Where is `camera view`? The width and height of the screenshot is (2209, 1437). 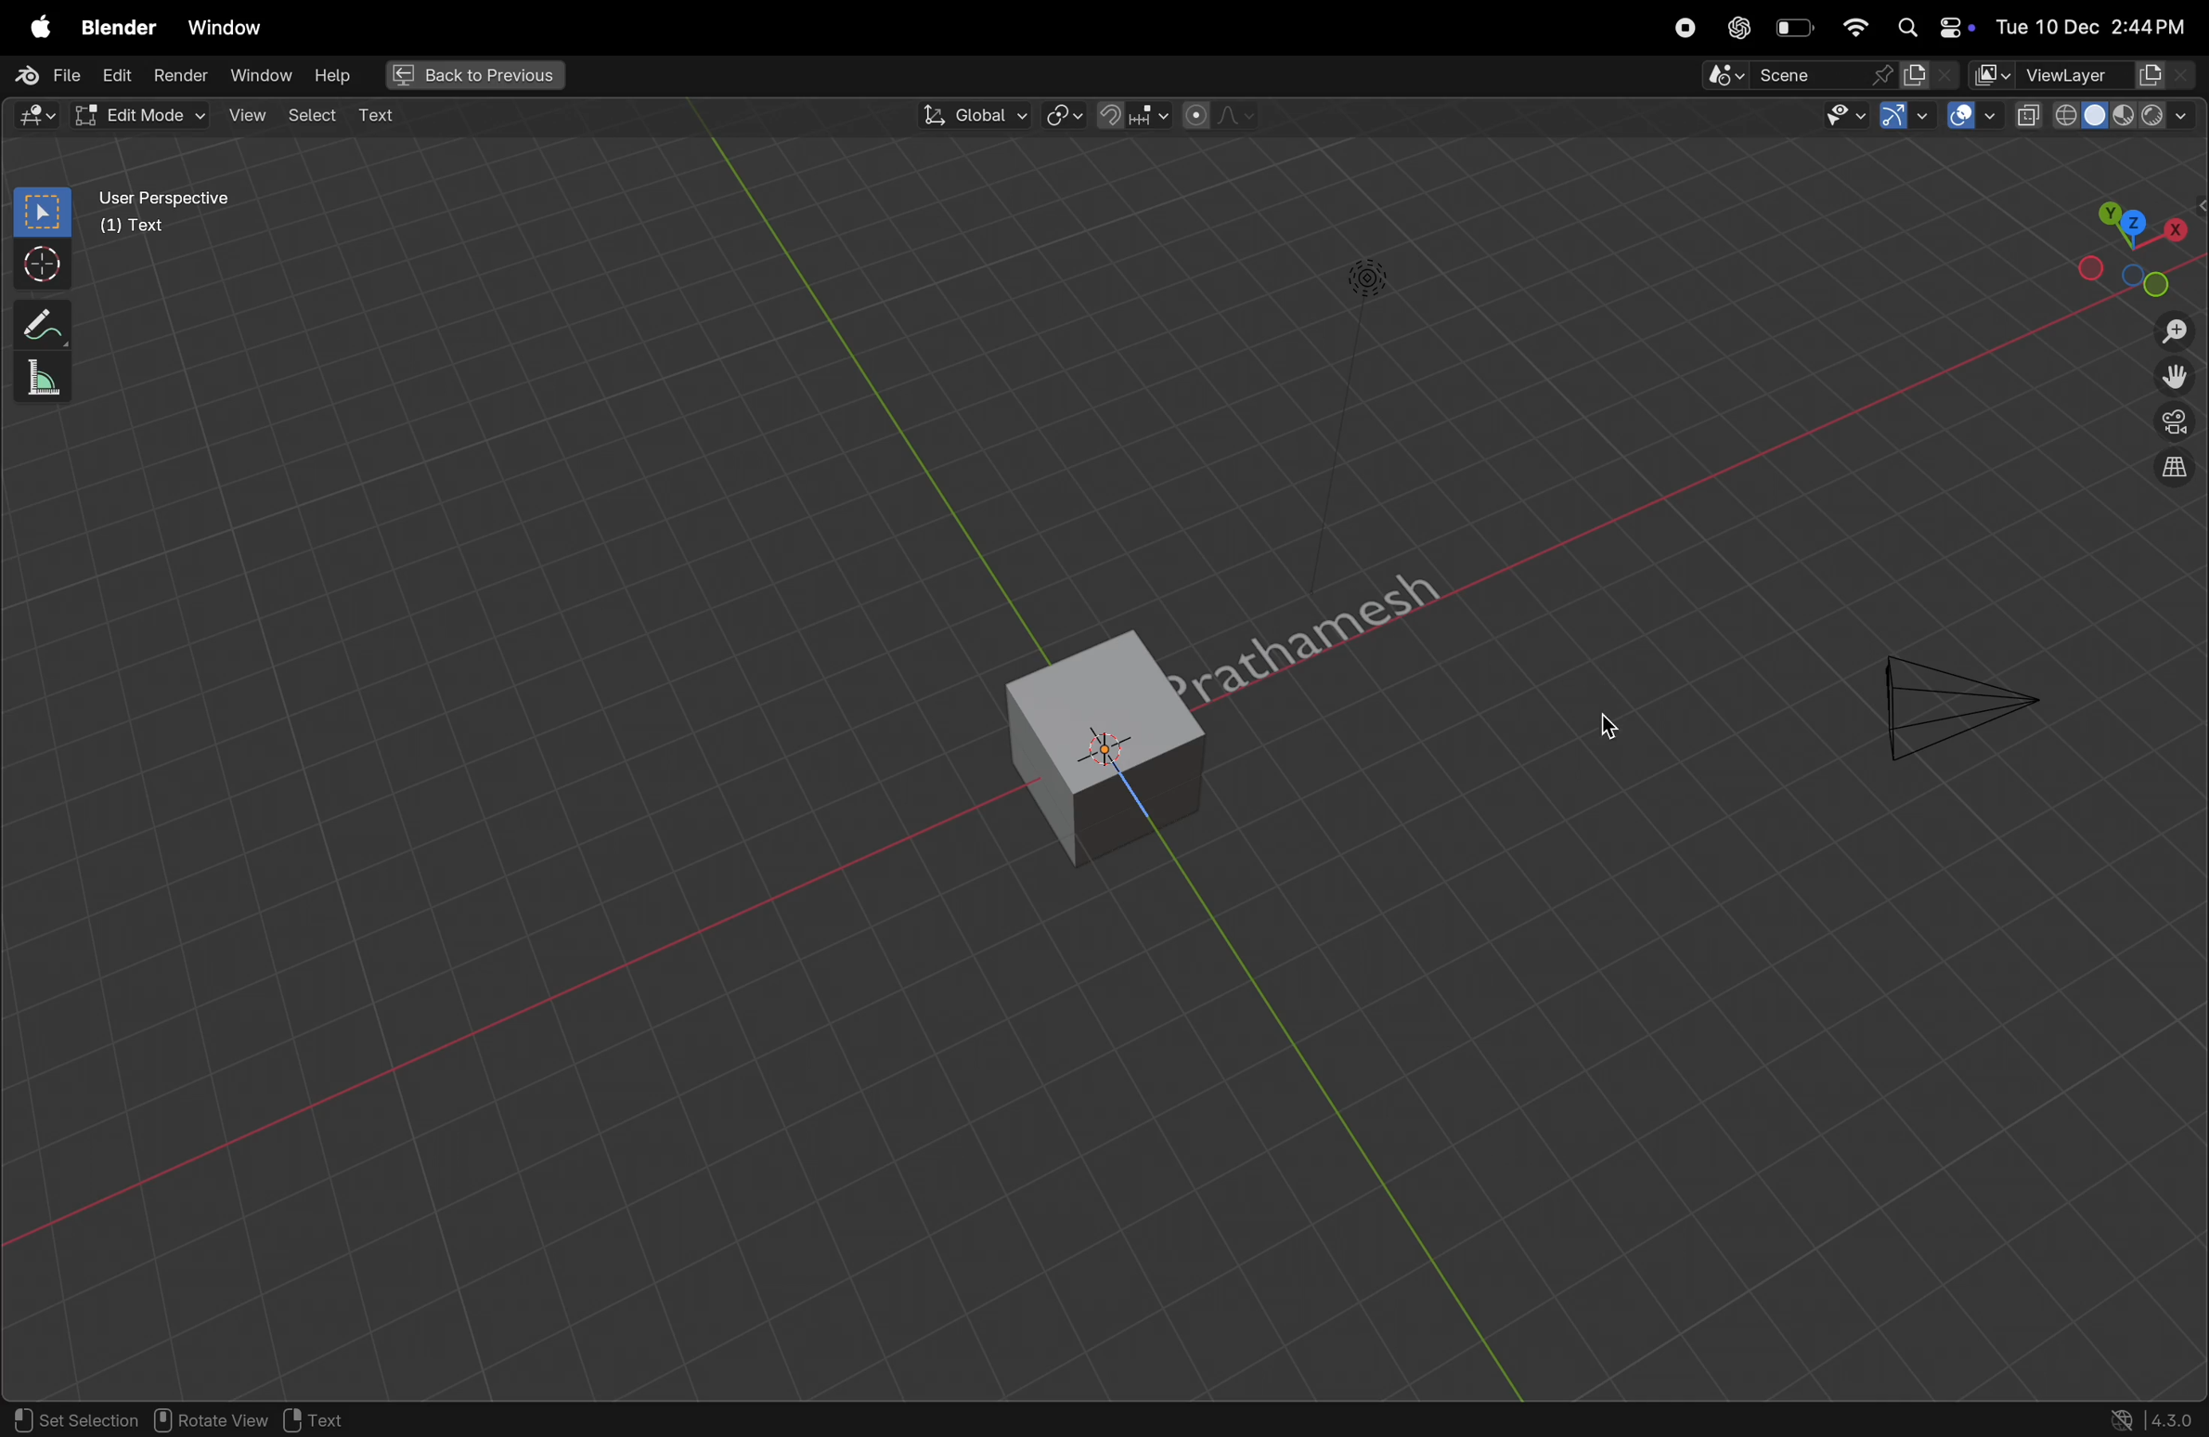 camera view is located at coordinates (2172, 428).